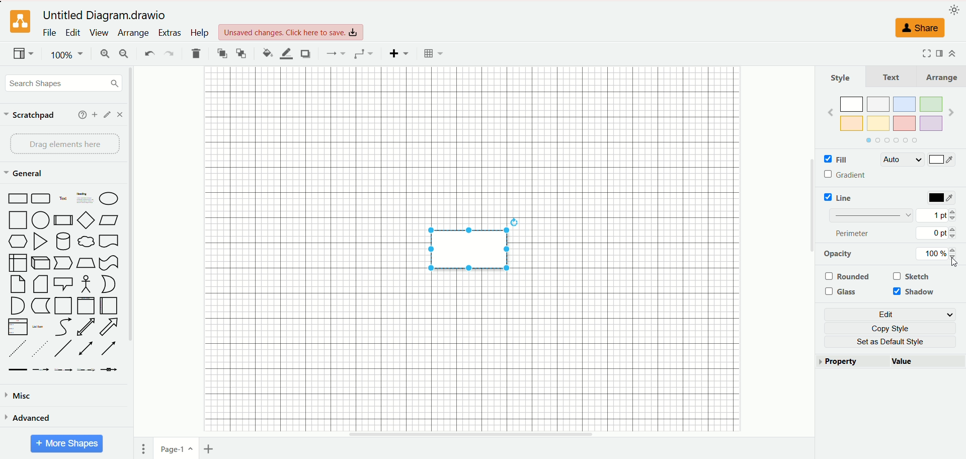  Describe the element at coordinates (28, 417) in the screenshot. I see `advanced` at that location.